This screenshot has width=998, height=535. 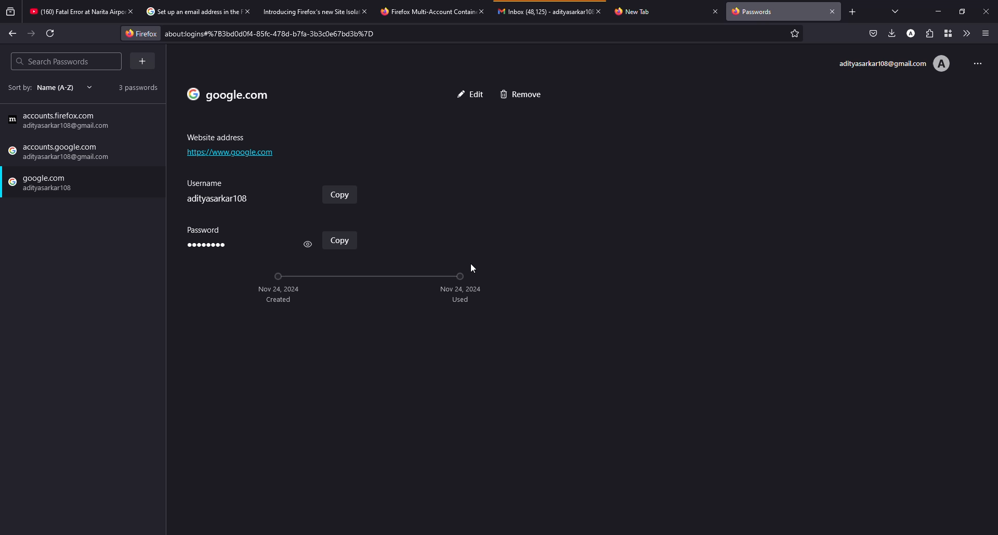 What do you see at coordinates (235, 154) in the screenshot?
I see `address` at bounding box center [235, 154].